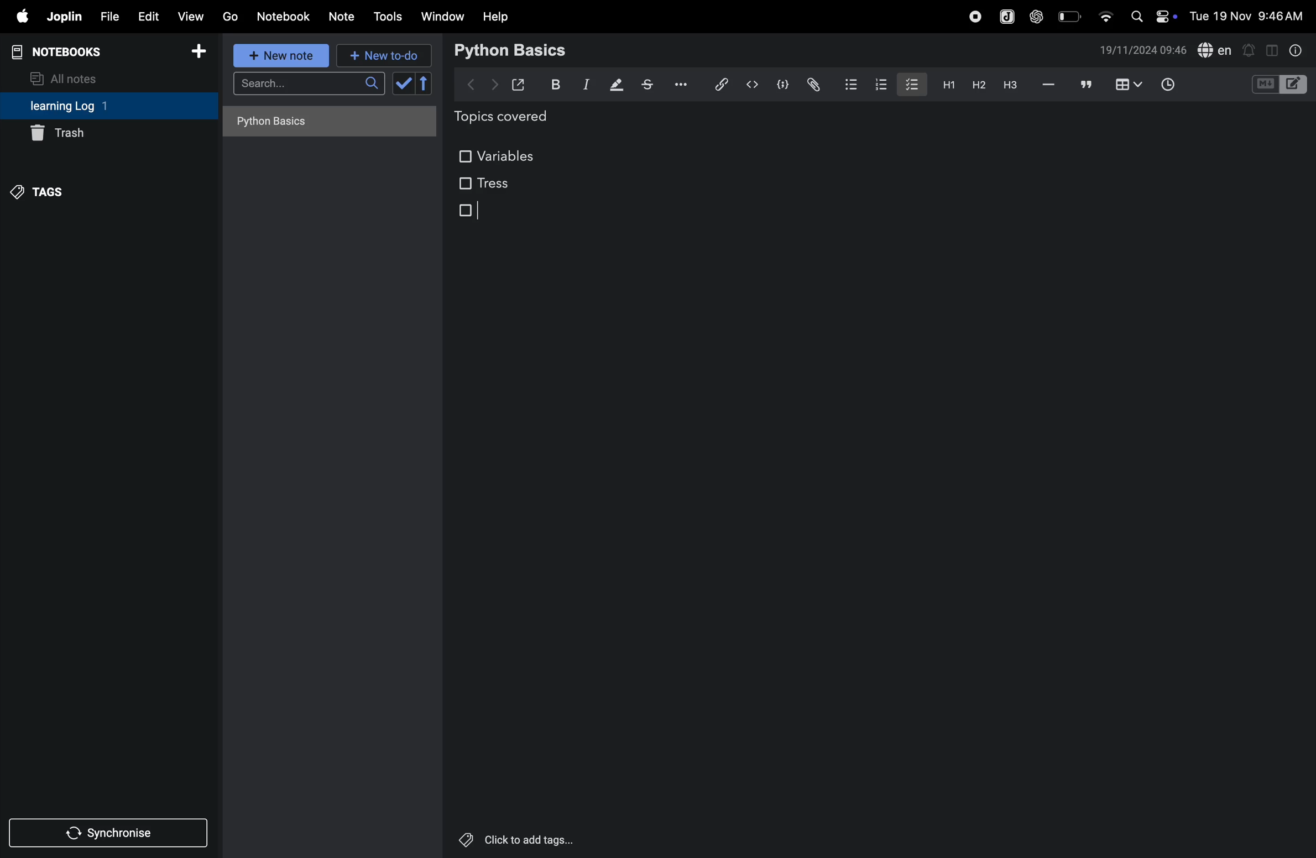 This screenshot has height=858, width=1316. What do you see at coordinates (946, 85) in the screenshot?
I see `h1` at bounding box center [946, 85].